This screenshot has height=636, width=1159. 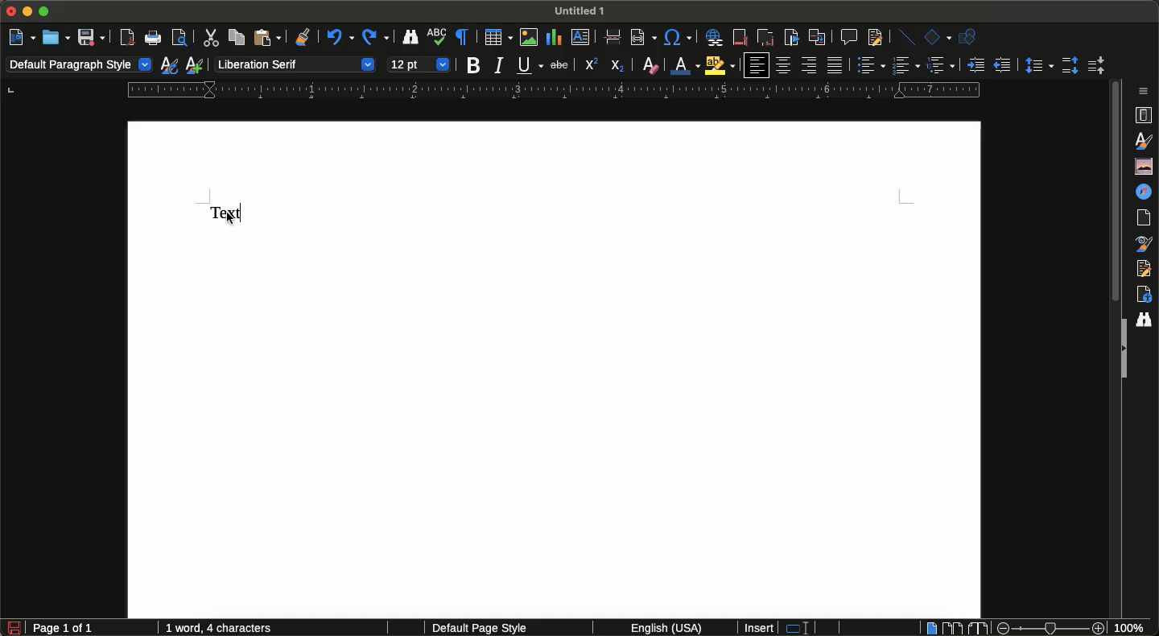 What do you see at coordinates (868, 65) in the screenshot?
I see `Toggle unordered list` at bounding box center [868, 65].